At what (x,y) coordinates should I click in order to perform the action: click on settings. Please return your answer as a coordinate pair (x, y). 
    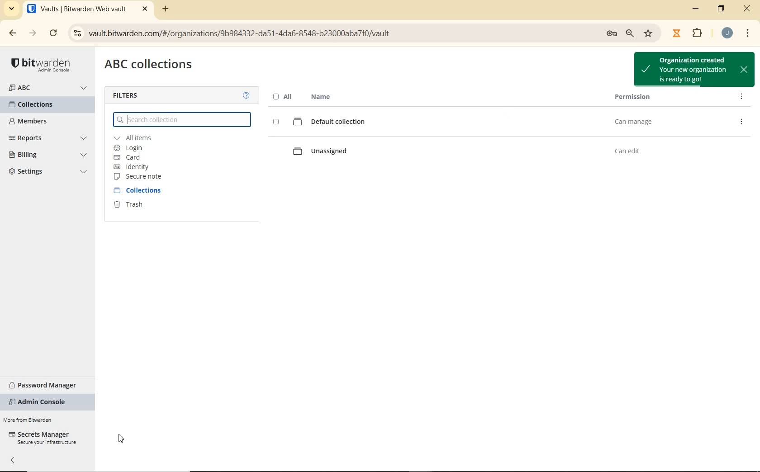
    Looking at the image, I should click on (46, 153).